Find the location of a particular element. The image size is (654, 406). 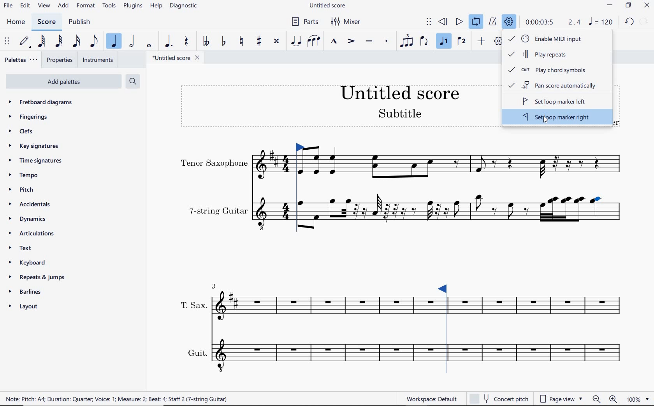

VIEW is located at coordinates (44, 6).